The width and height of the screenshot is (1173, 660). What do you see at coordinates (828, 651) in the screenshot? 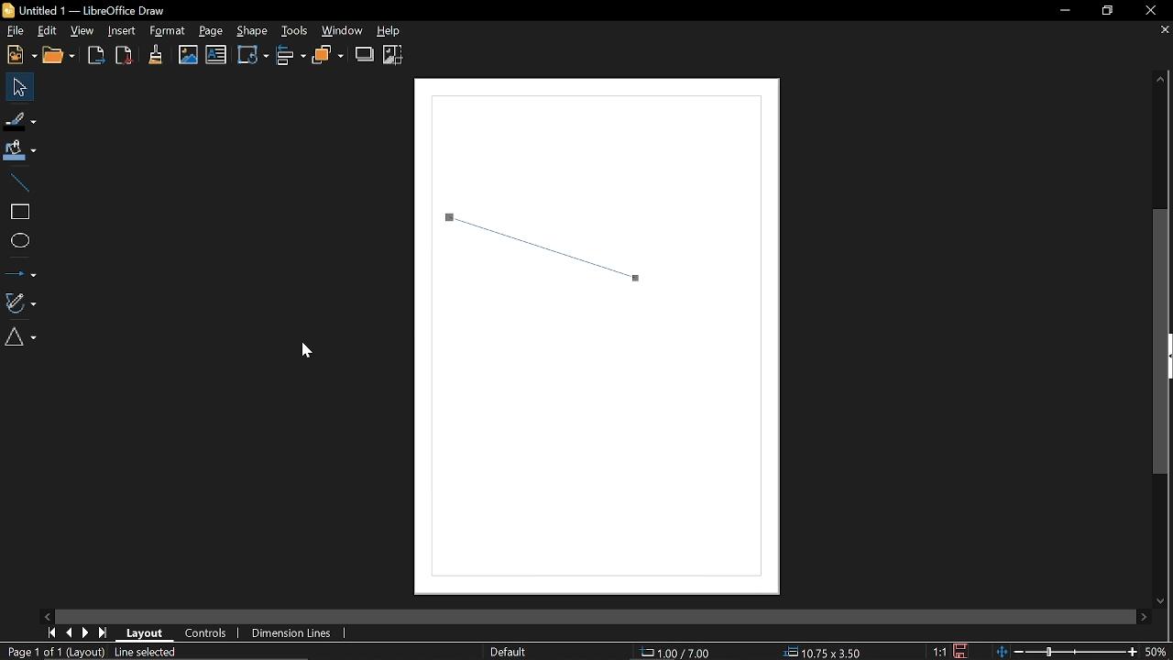
I see `Size` at bounding box center [828, 651].